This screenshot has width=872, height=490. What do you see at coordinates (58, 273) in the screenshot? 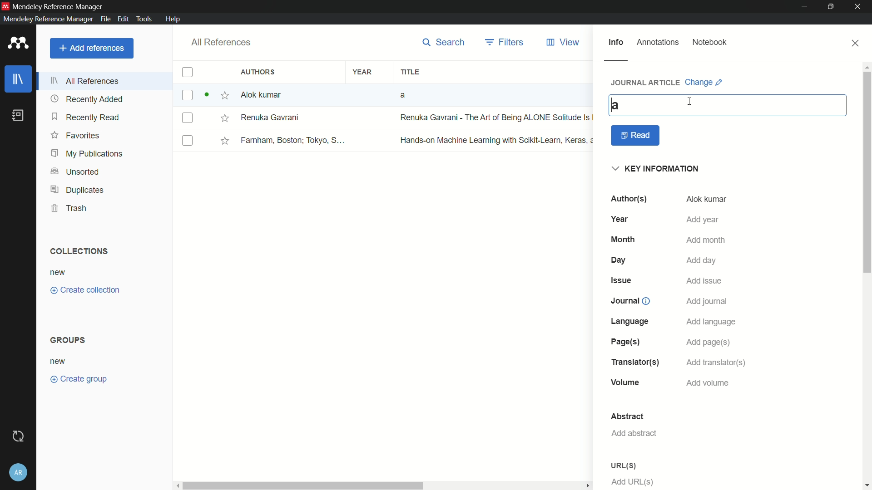
I see `new` at bounding box center [58, 273].